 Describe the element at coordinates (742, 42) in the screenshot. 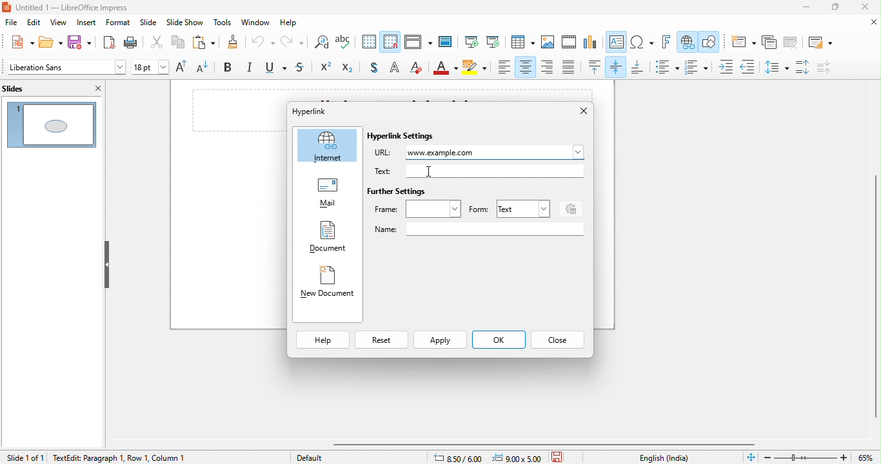

I see `new slide` at that location.